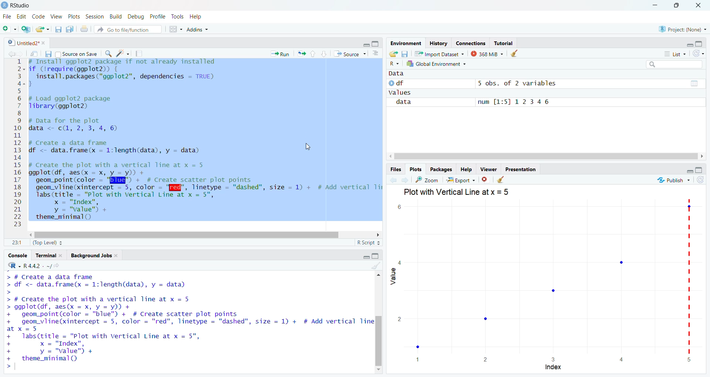 The width and height of the screenshot is (710, 377). Describe the element at coordinates (9, 54) in the screenshot. I see `back` at that location.